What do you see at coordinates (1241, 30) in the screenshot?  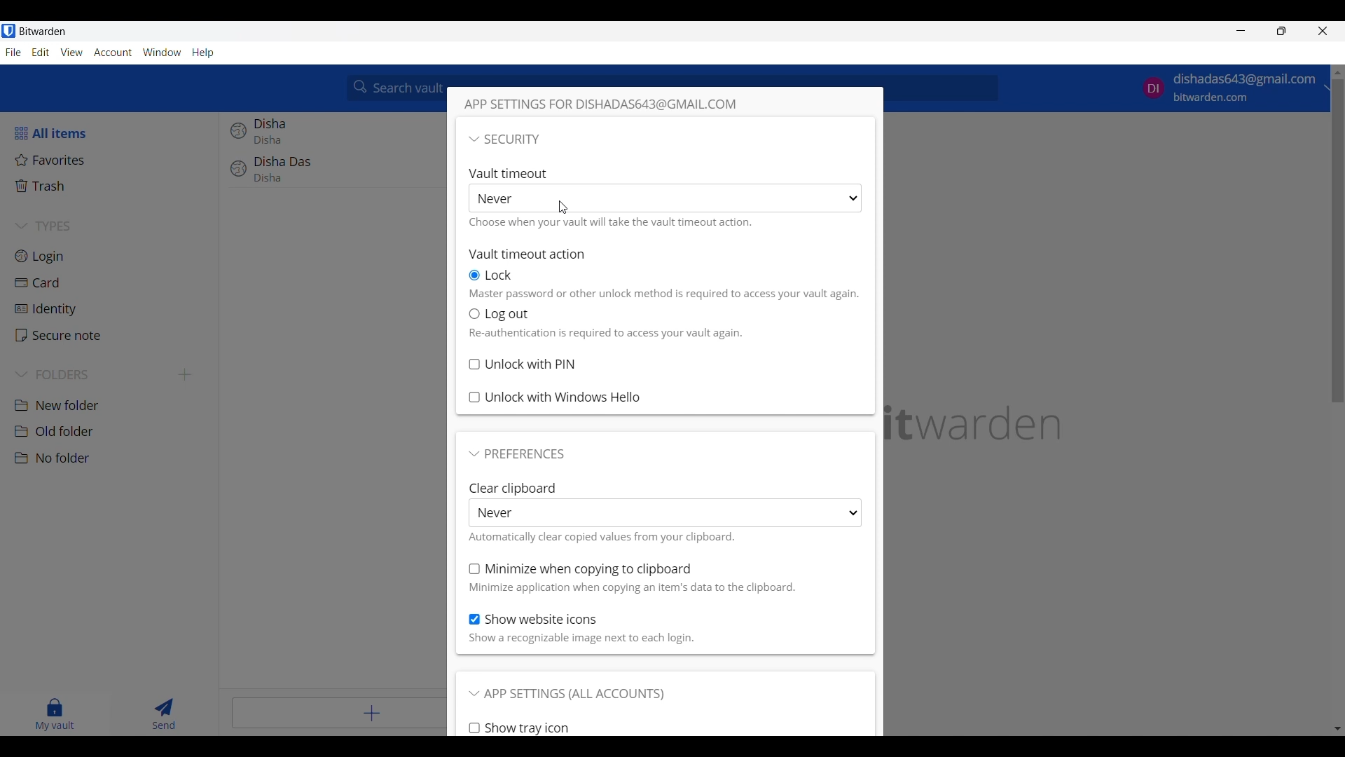 I see `Minimize` at bounding box center [1241, 30].